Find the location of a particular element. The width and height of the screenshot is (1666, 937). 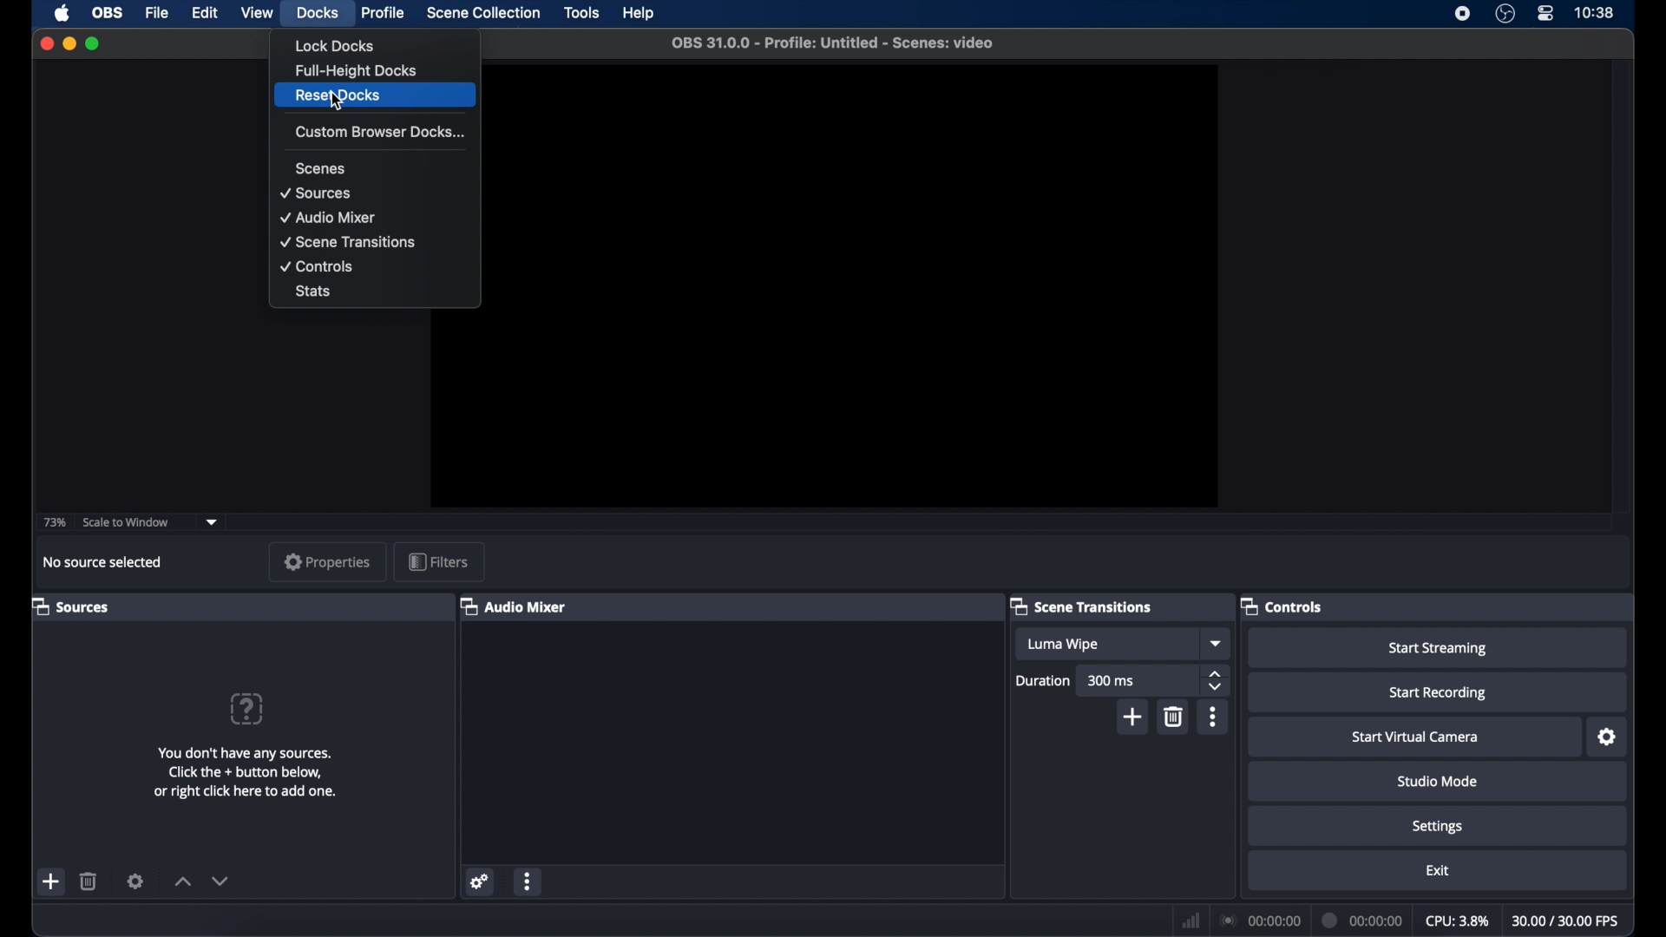

obs is located at coordinates (106, 13).